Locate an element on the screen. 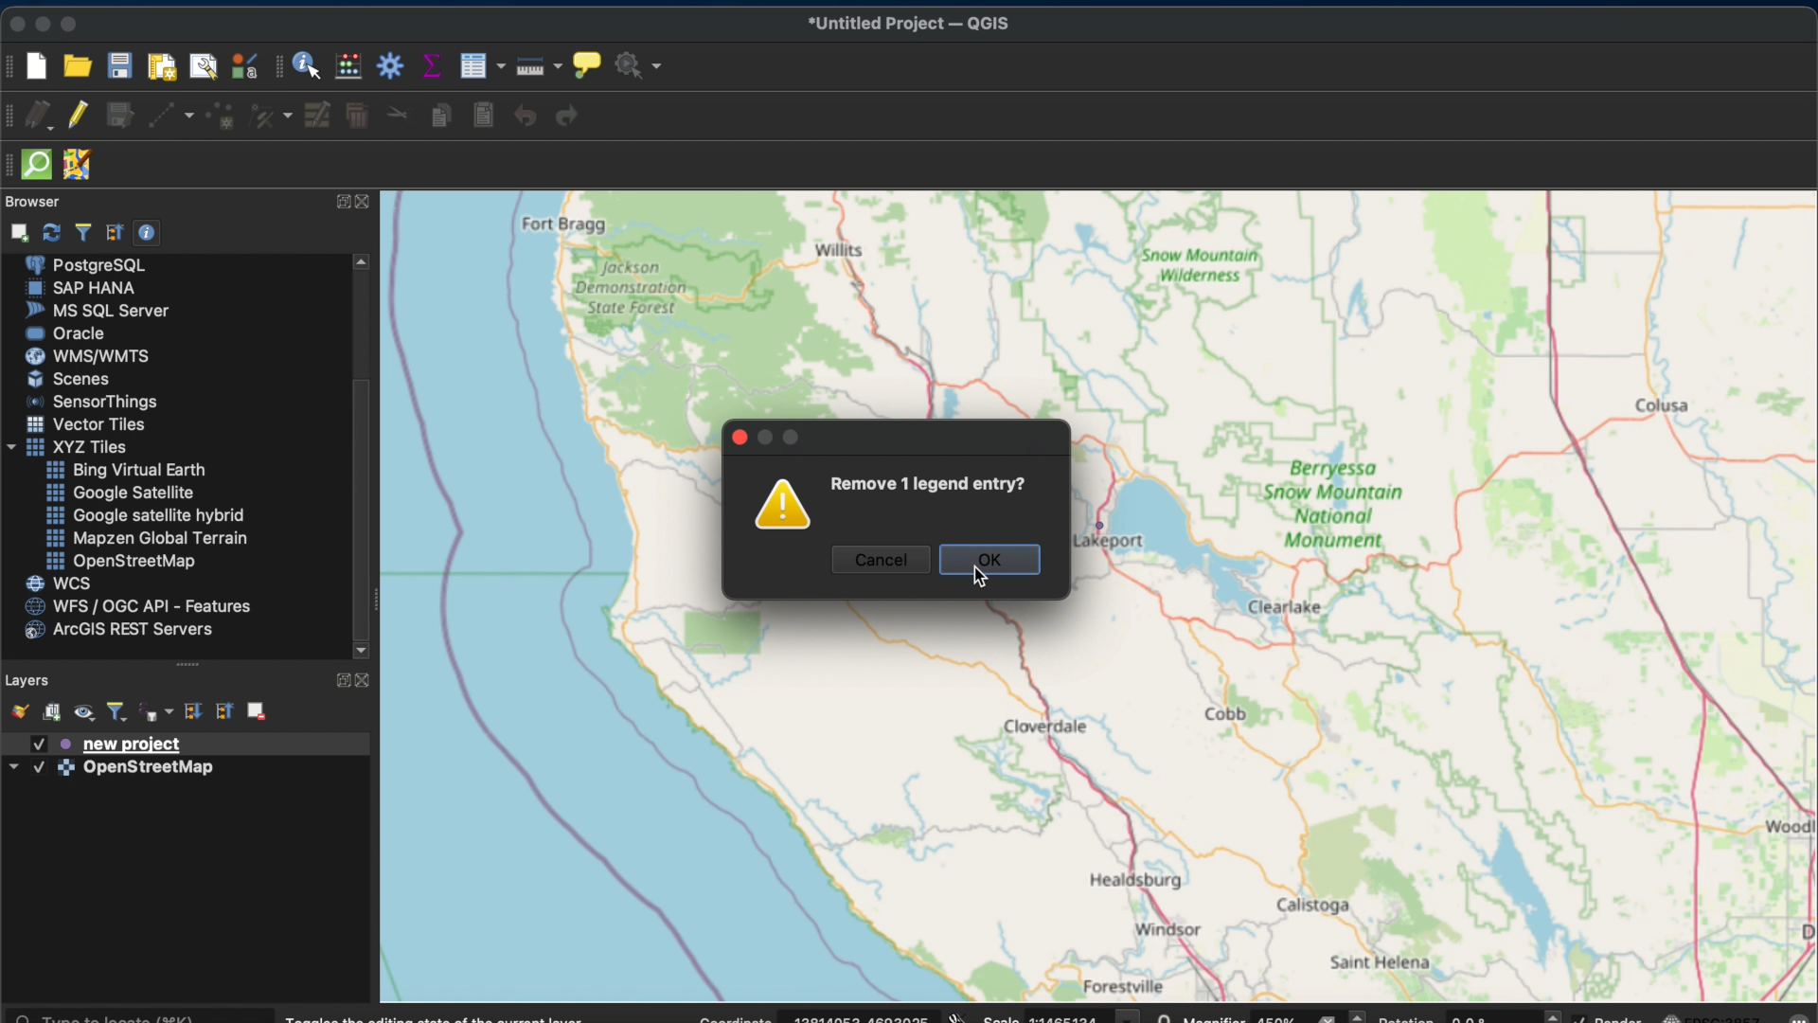  close is located at coordinates (737, 438).